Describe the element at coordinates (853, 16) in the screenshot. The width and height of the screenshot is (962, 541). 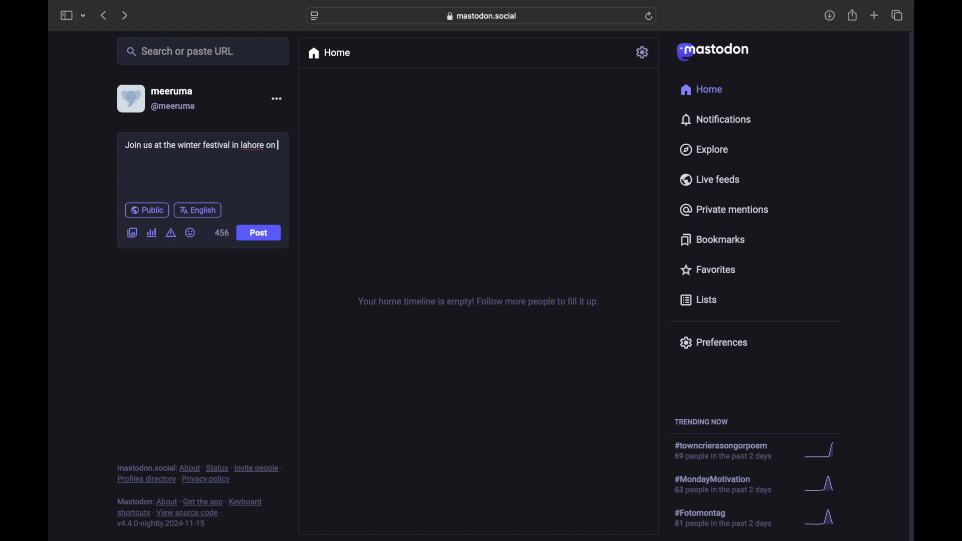
I see `share` at that location.